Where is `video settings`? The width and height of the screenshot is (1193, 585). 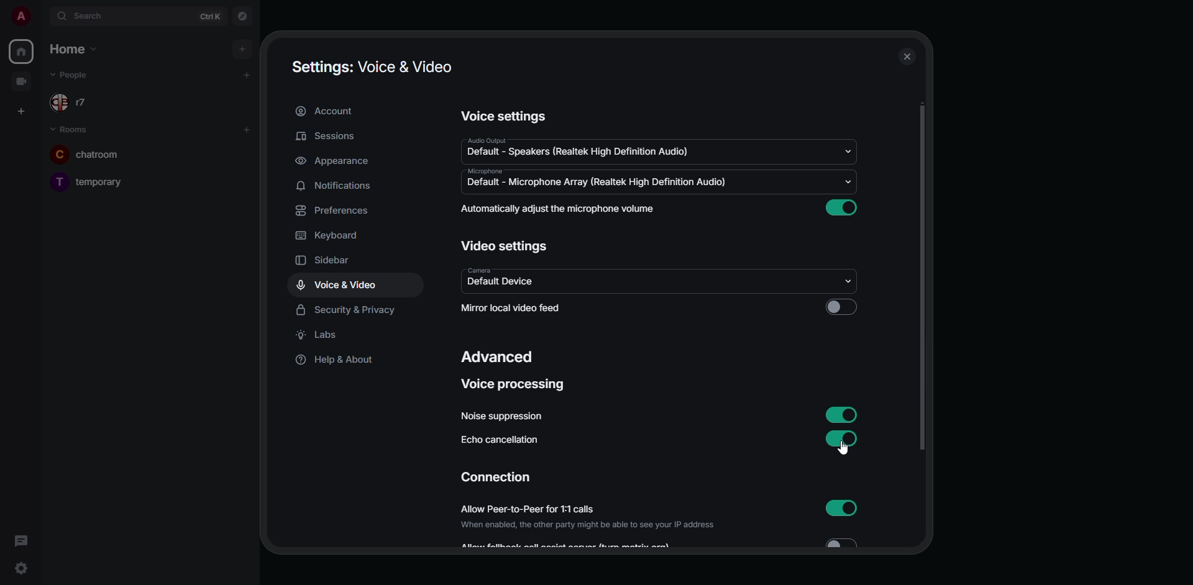
video settings is located at coordinates (505, 245).